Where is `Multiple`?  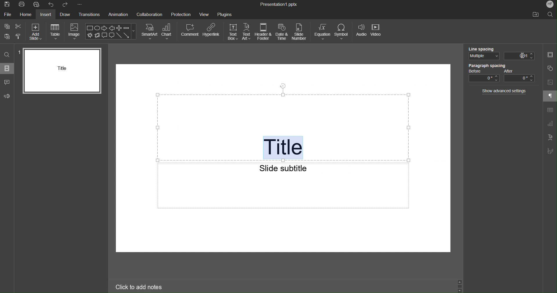
Multiple is located at coordinates (482, 57).